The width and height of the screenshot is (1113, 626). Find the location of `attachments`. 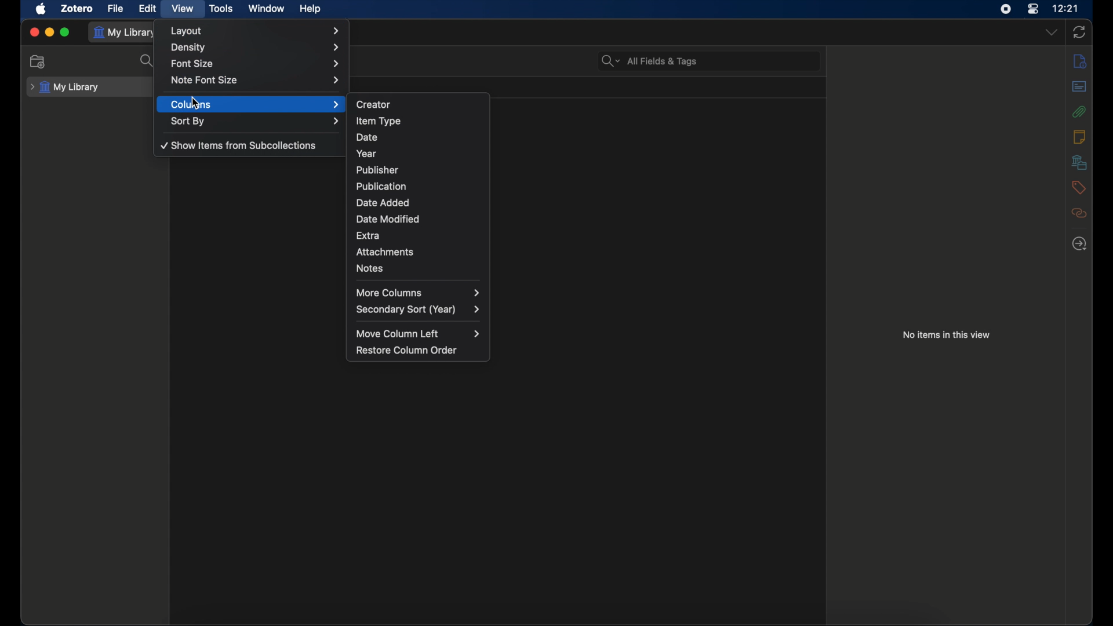

attachments is located at coordinates (1079, 213).